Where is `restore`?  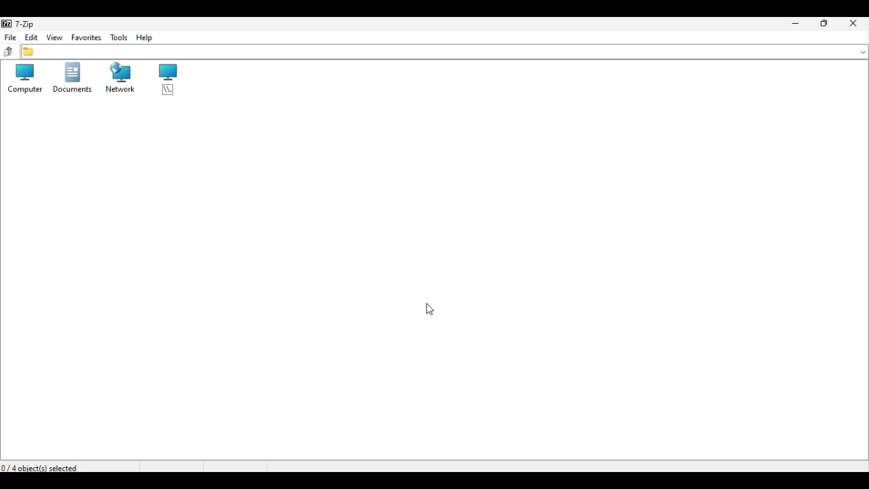
restore is located at coordinates (827, 24).